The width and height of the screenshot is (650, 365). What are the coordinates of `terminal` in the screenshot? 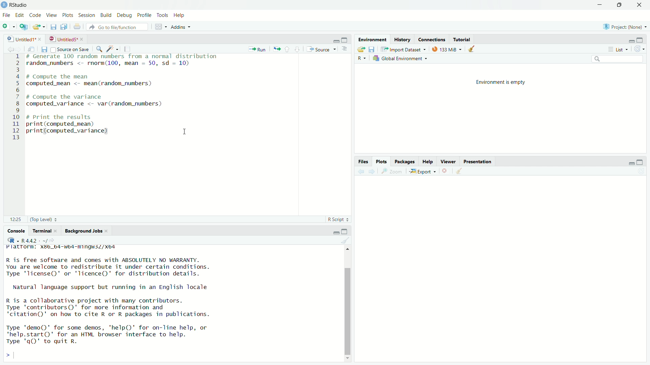 It's located at (40, 230).